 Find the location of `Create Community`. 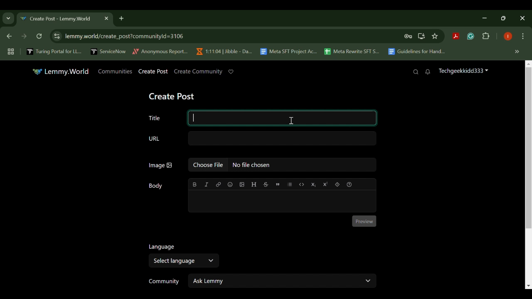

Create Community is located at coordinates (197, 71).